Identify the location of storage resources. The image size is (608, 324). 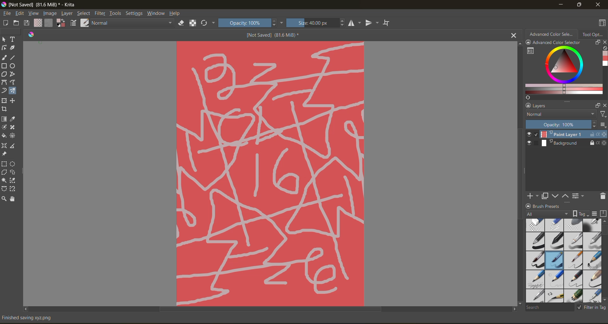
(604, 214).